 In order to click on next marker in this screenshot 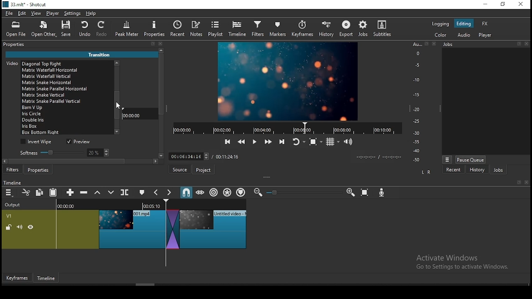, I will do `click(170, 193)`.